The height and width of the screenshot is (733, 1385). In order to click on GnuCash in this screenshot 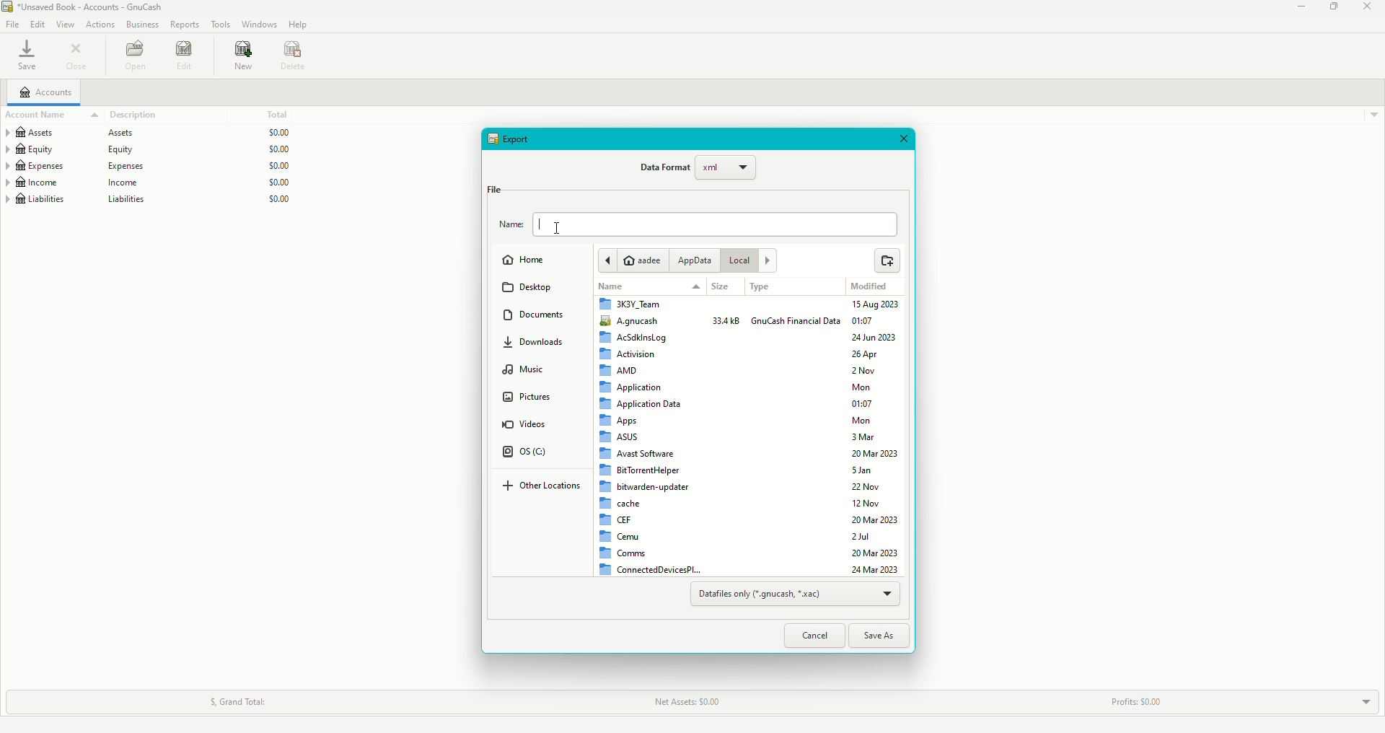, I will do `click(796, 322)`.